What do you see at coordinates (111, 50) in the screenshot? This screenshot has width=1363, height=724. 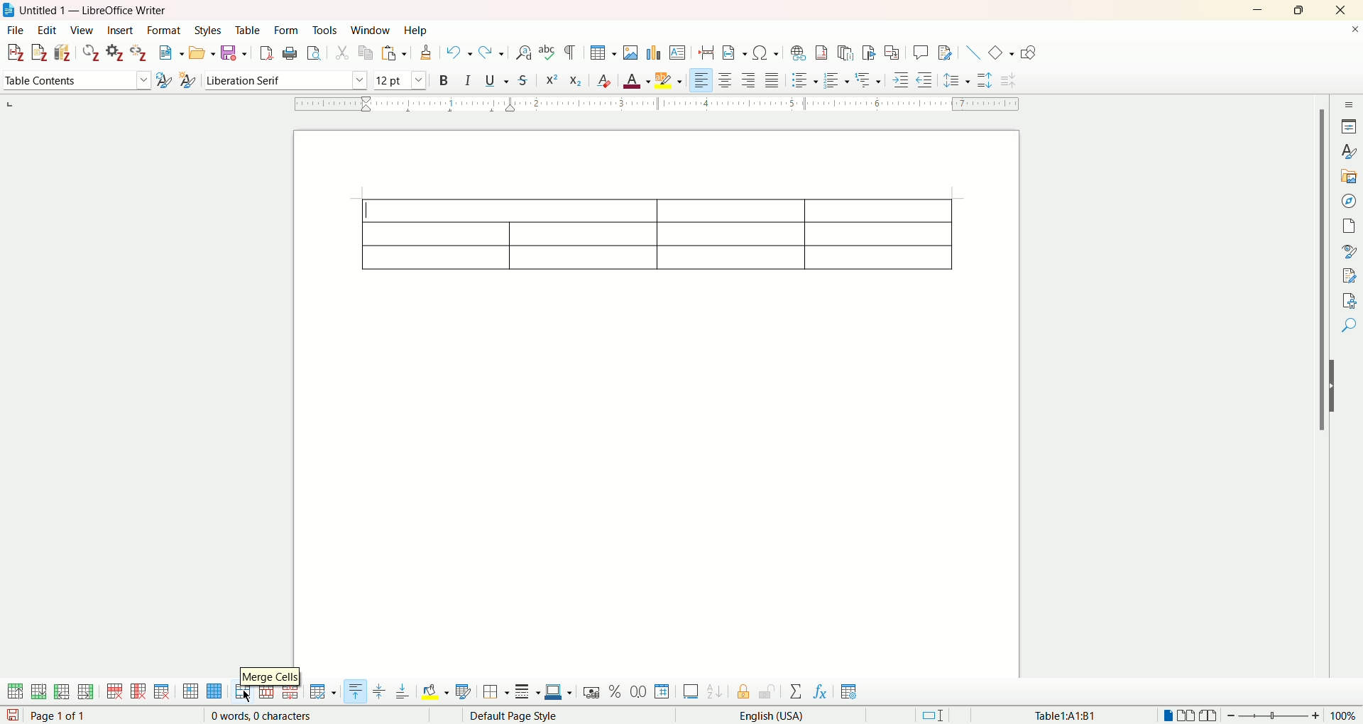 I see `document preferences` at bounding box center [111, 50].